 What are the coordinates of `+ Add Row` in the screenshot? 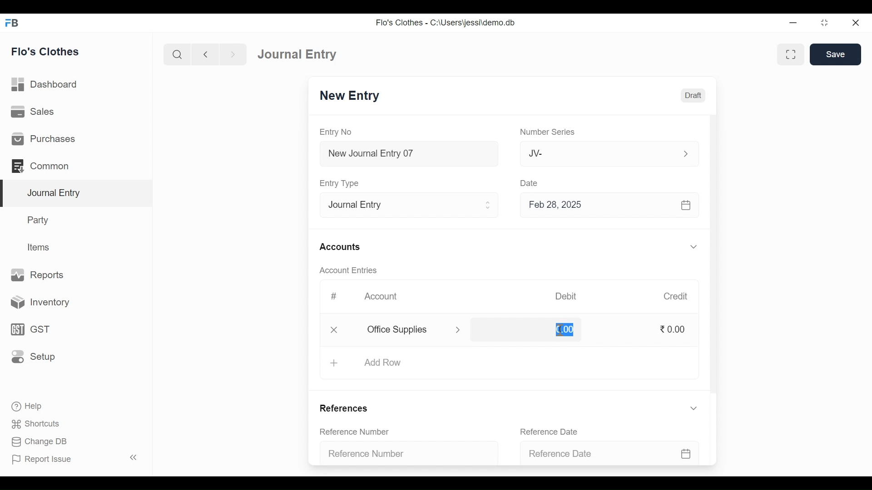 It's located at (379, 363).